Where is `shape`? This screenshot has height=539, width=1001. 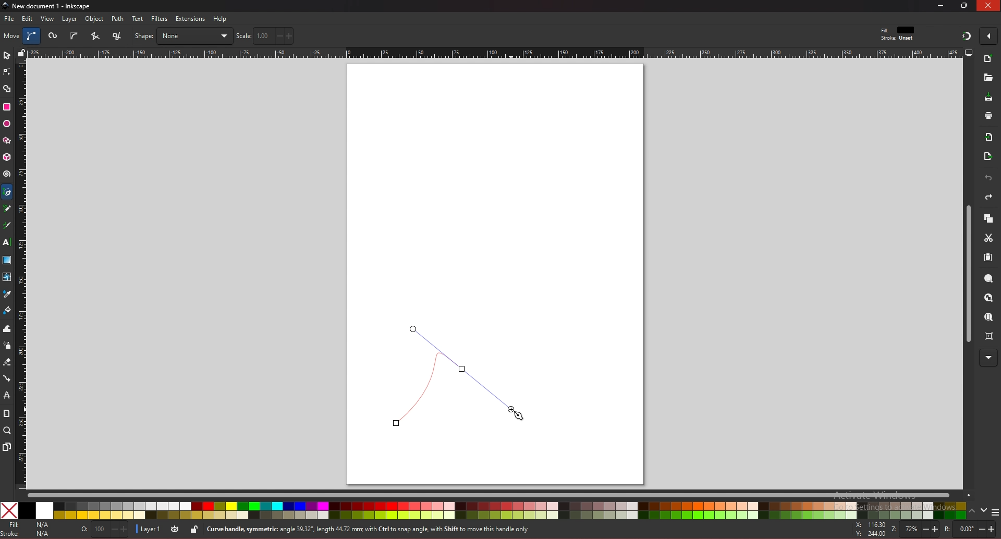 shape is located at coordinates (183, 36).